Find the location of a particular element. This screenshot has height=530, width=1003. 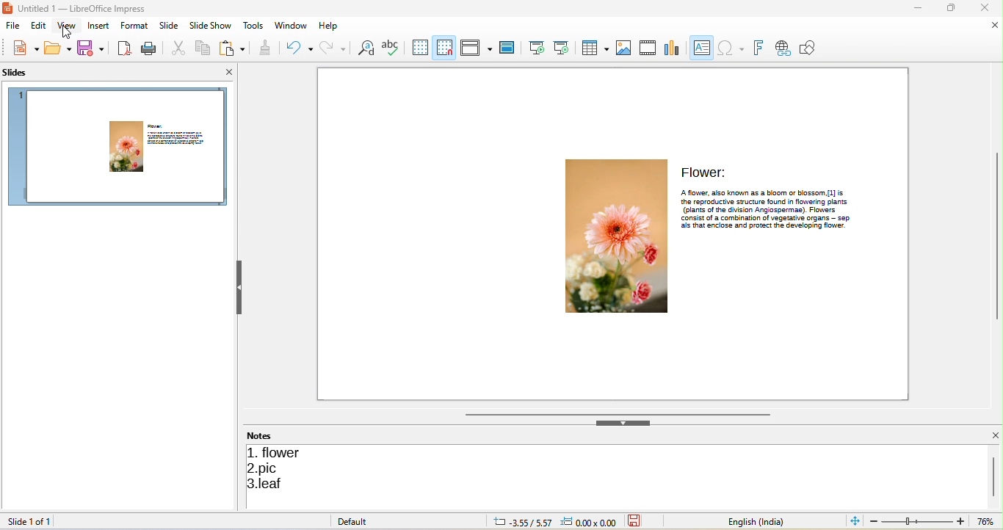

 Untitled 1 — LibreOffice Impress is located at coordinates (77, 8).